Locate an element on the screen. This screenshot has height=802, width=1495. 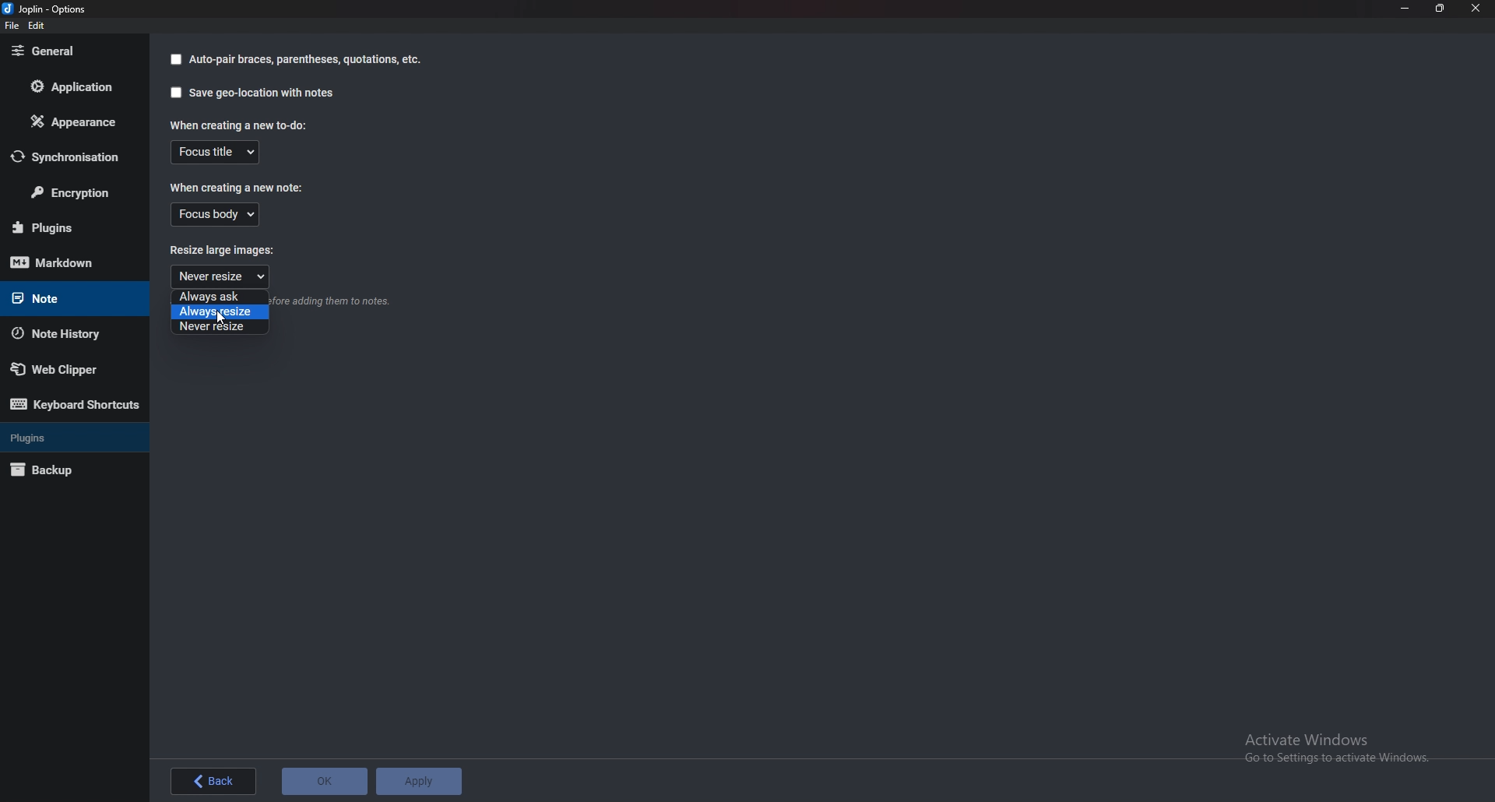
When creating a new note is located at coordinates (237, 186).